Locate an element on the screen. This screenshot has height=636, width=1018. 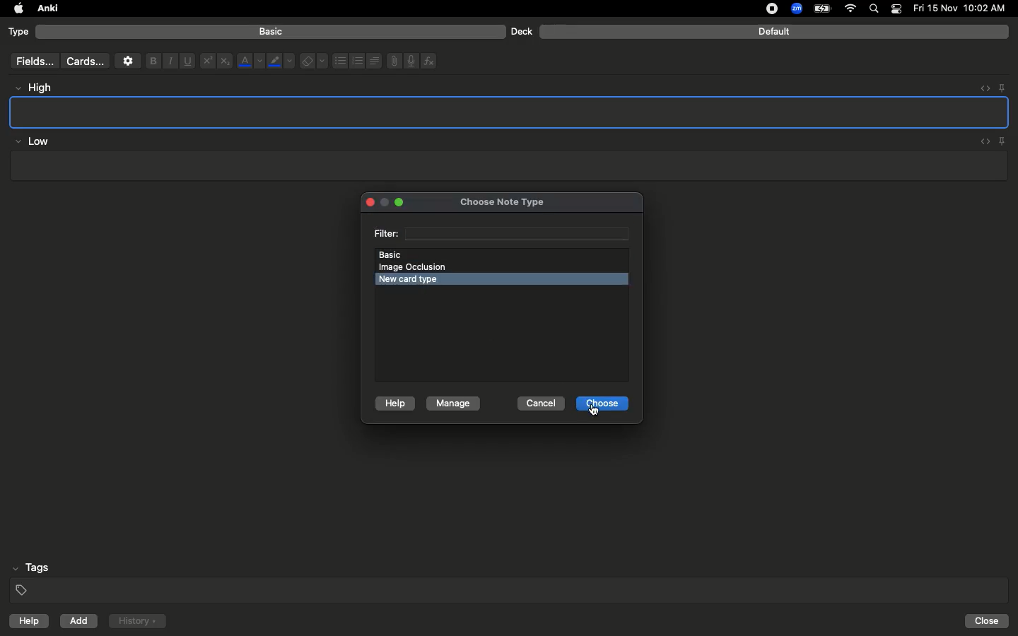
Underline is located at coordinates (187, 61).